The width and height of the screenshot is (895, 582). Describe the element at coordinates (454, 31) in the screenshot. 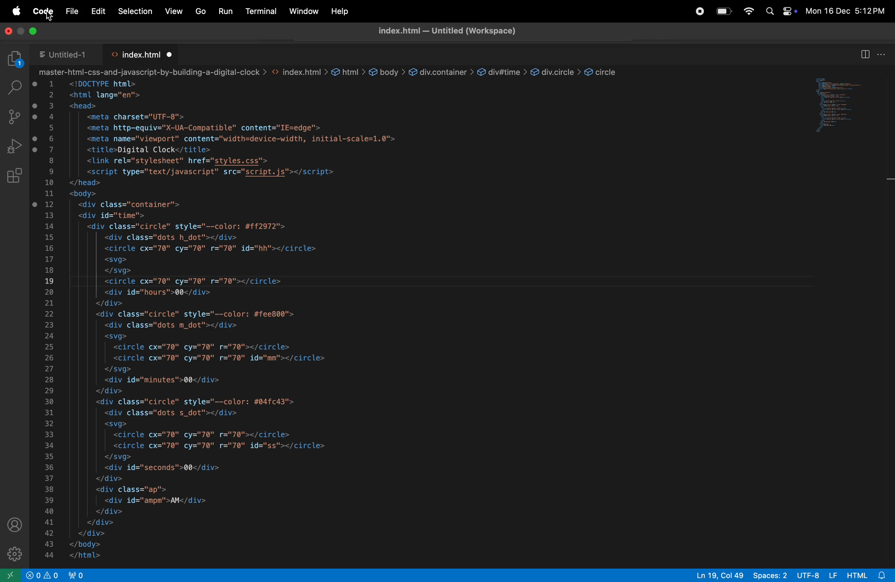

I see `index title- untitled workspace` at that location.